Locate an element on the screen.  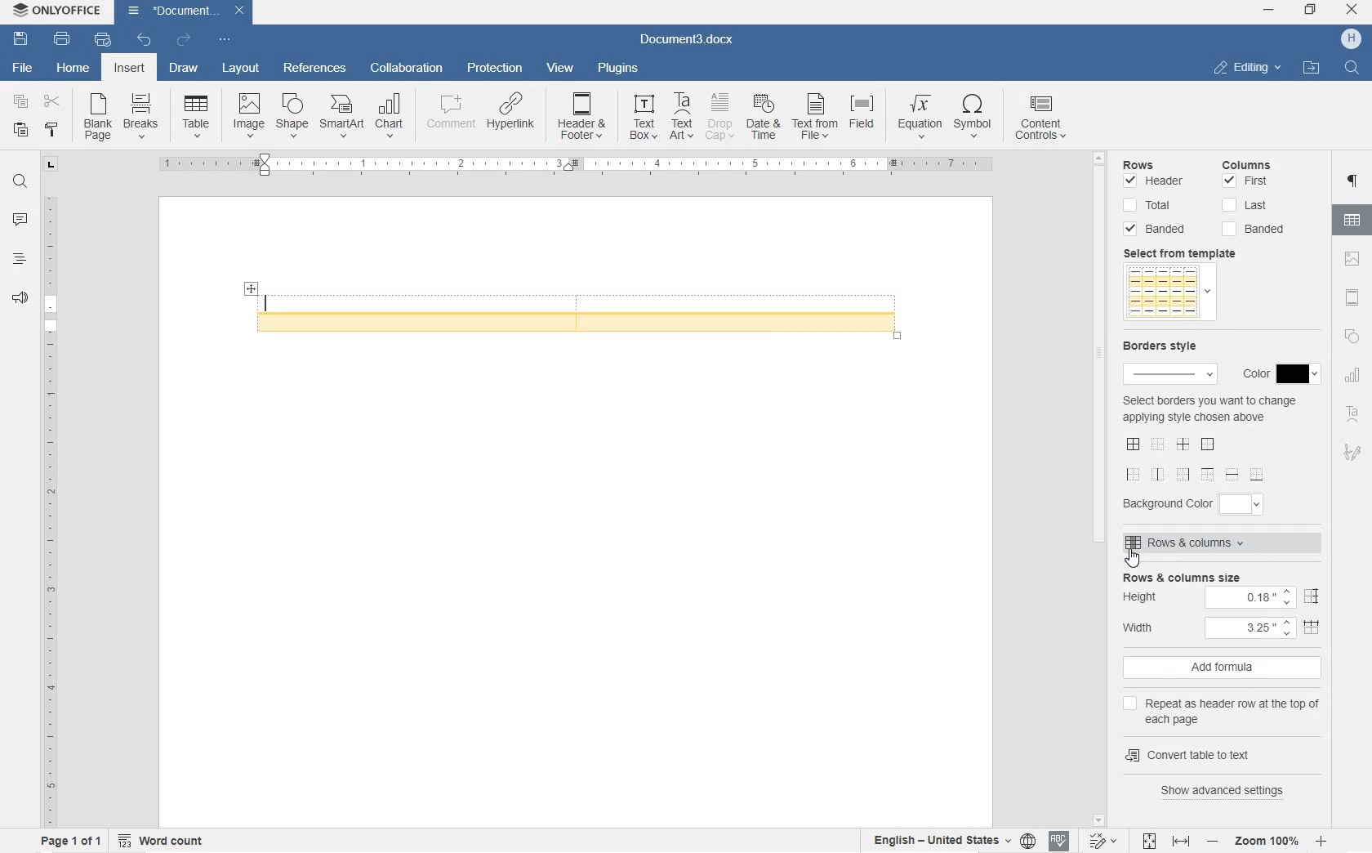
Rows & Rows Size is located at coordinates (1227, 577).